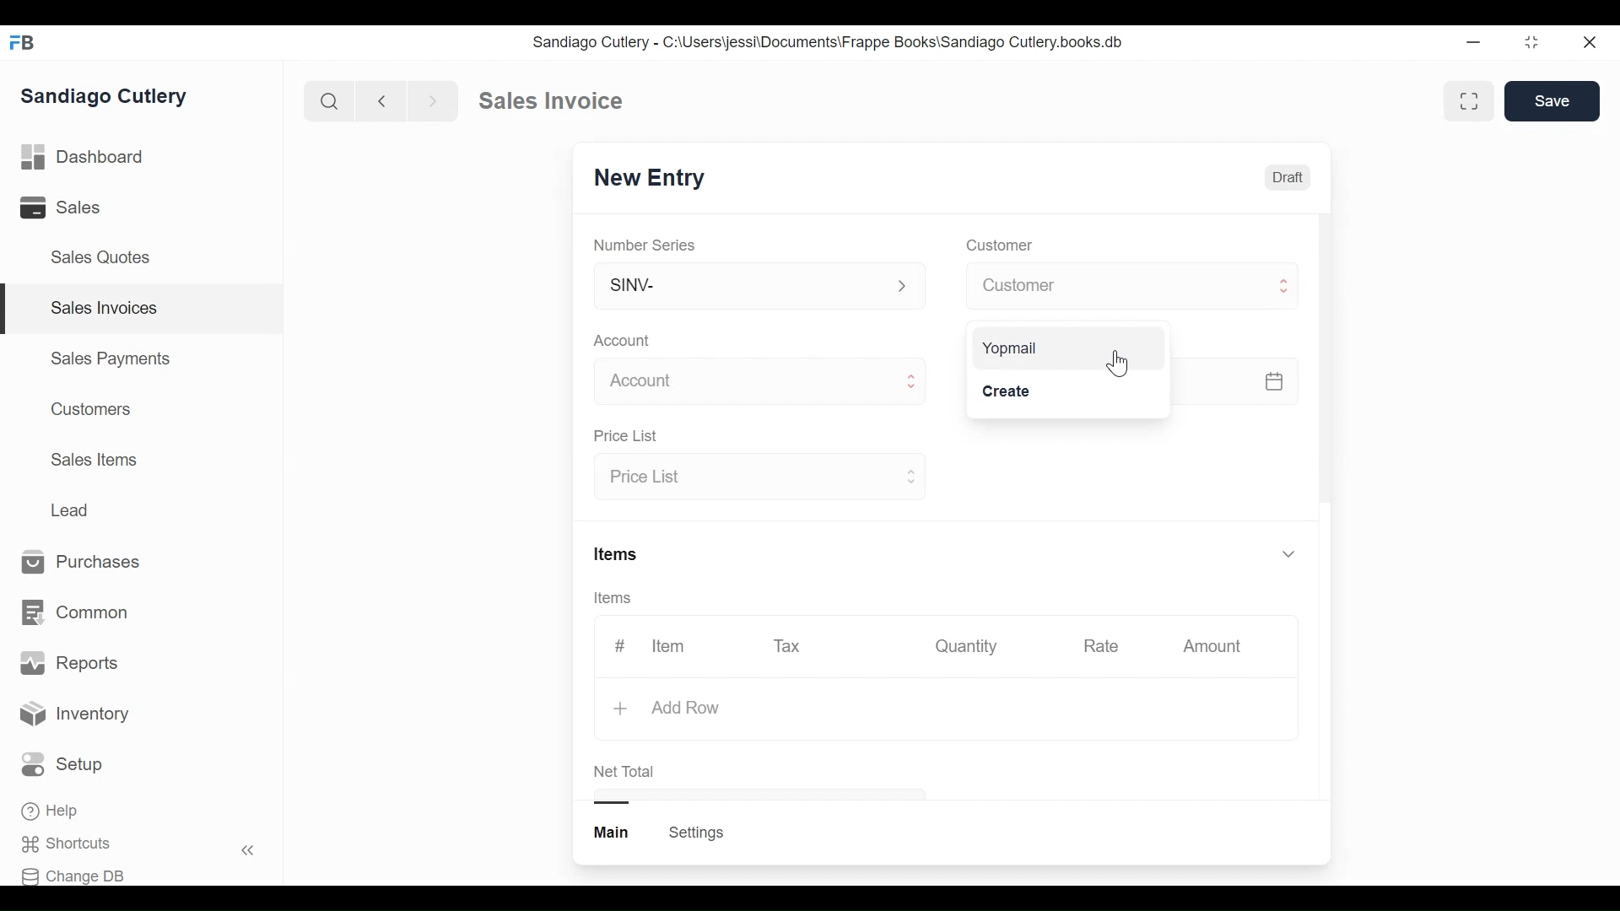  Describe the element at coordinates (788, 645) in the screenshot. I see `Tax` at that location.